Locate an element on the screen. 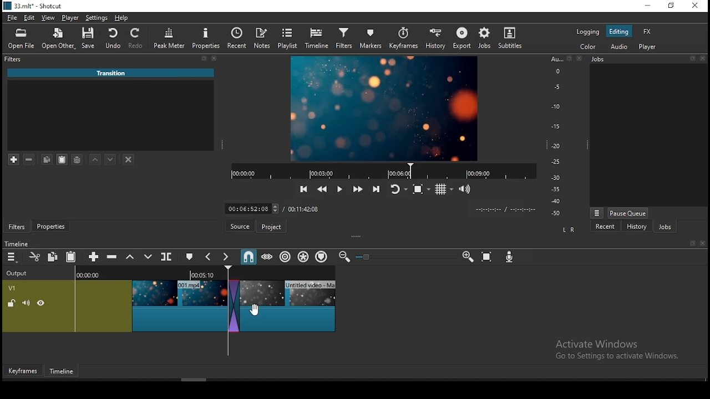 This screenshot has width=710, height=399. undo is located at coordinates (114, 39).